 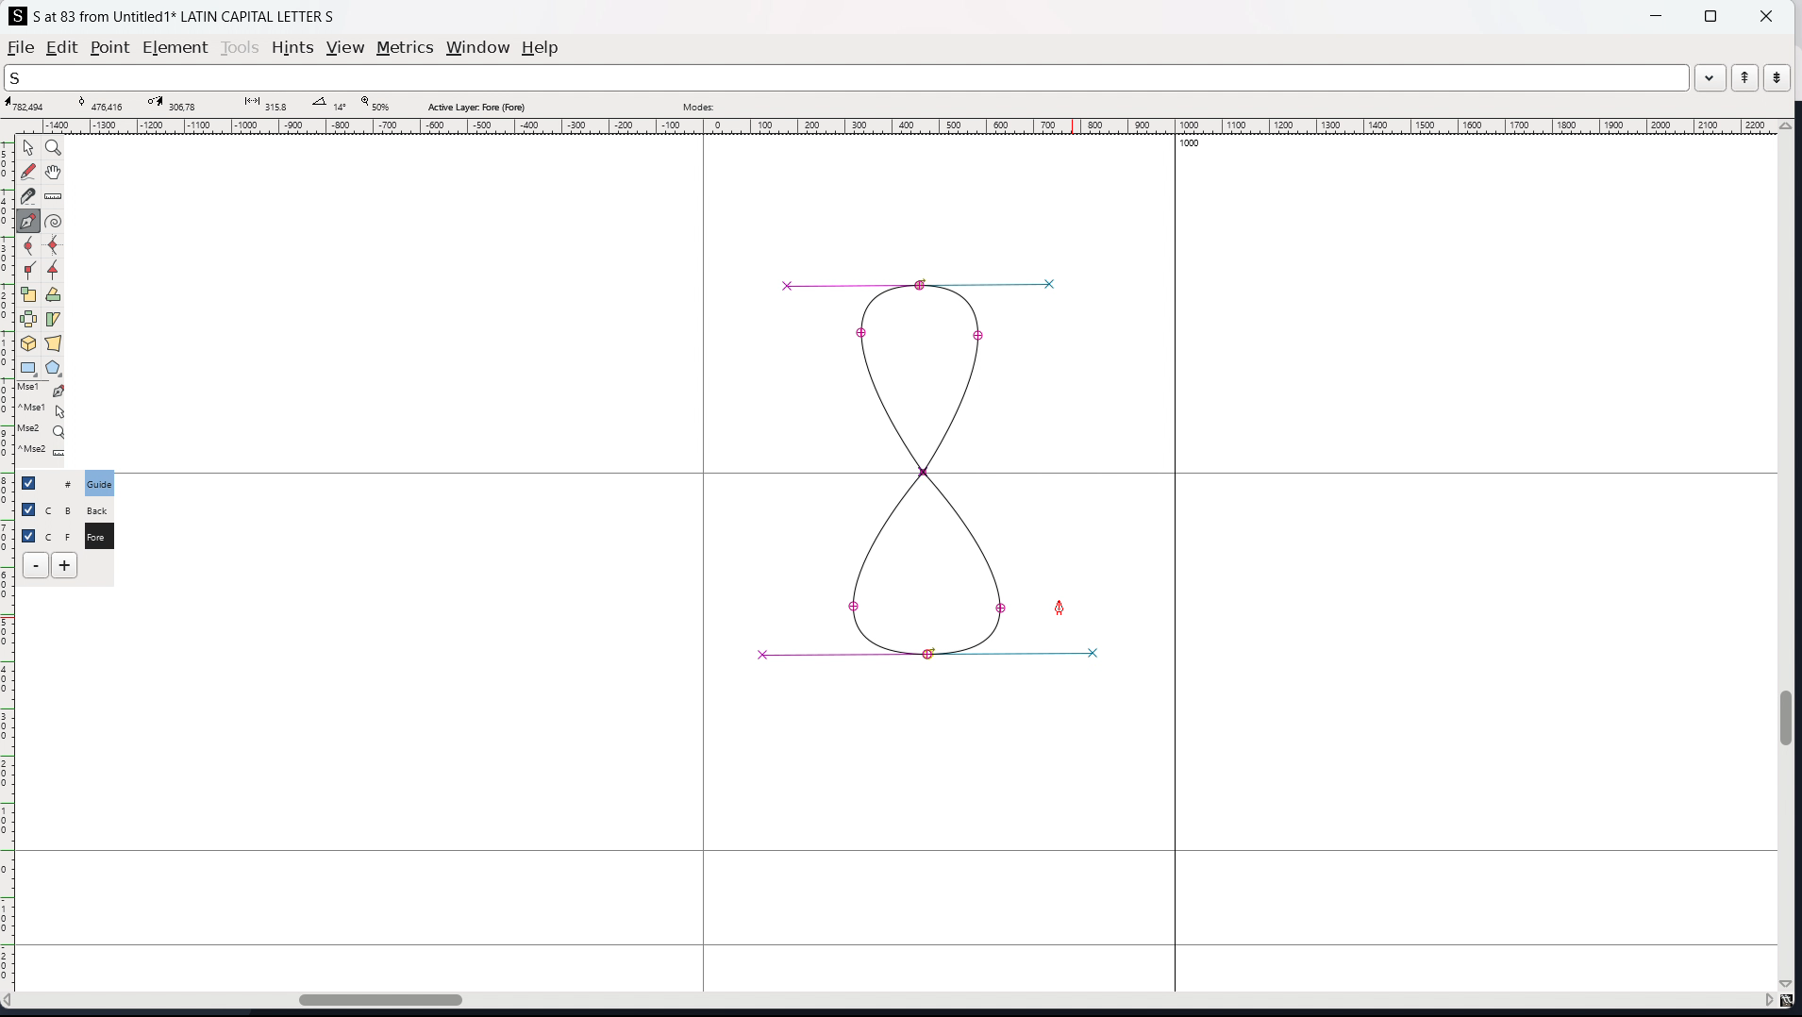 I want to click on active layer, so click(x=476, y=107).